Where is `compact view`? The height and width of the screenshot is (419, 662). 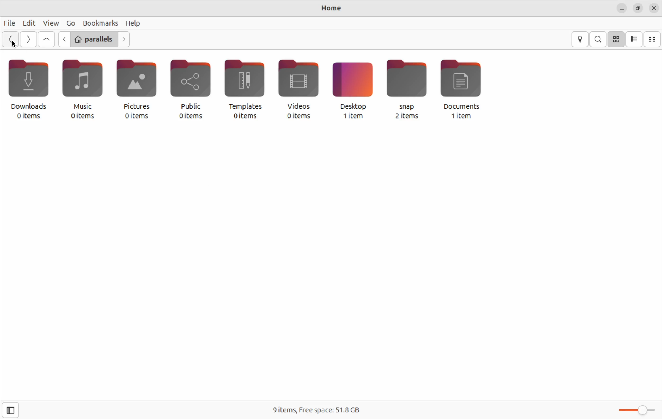
compact view is located at coordinates (652, 39).